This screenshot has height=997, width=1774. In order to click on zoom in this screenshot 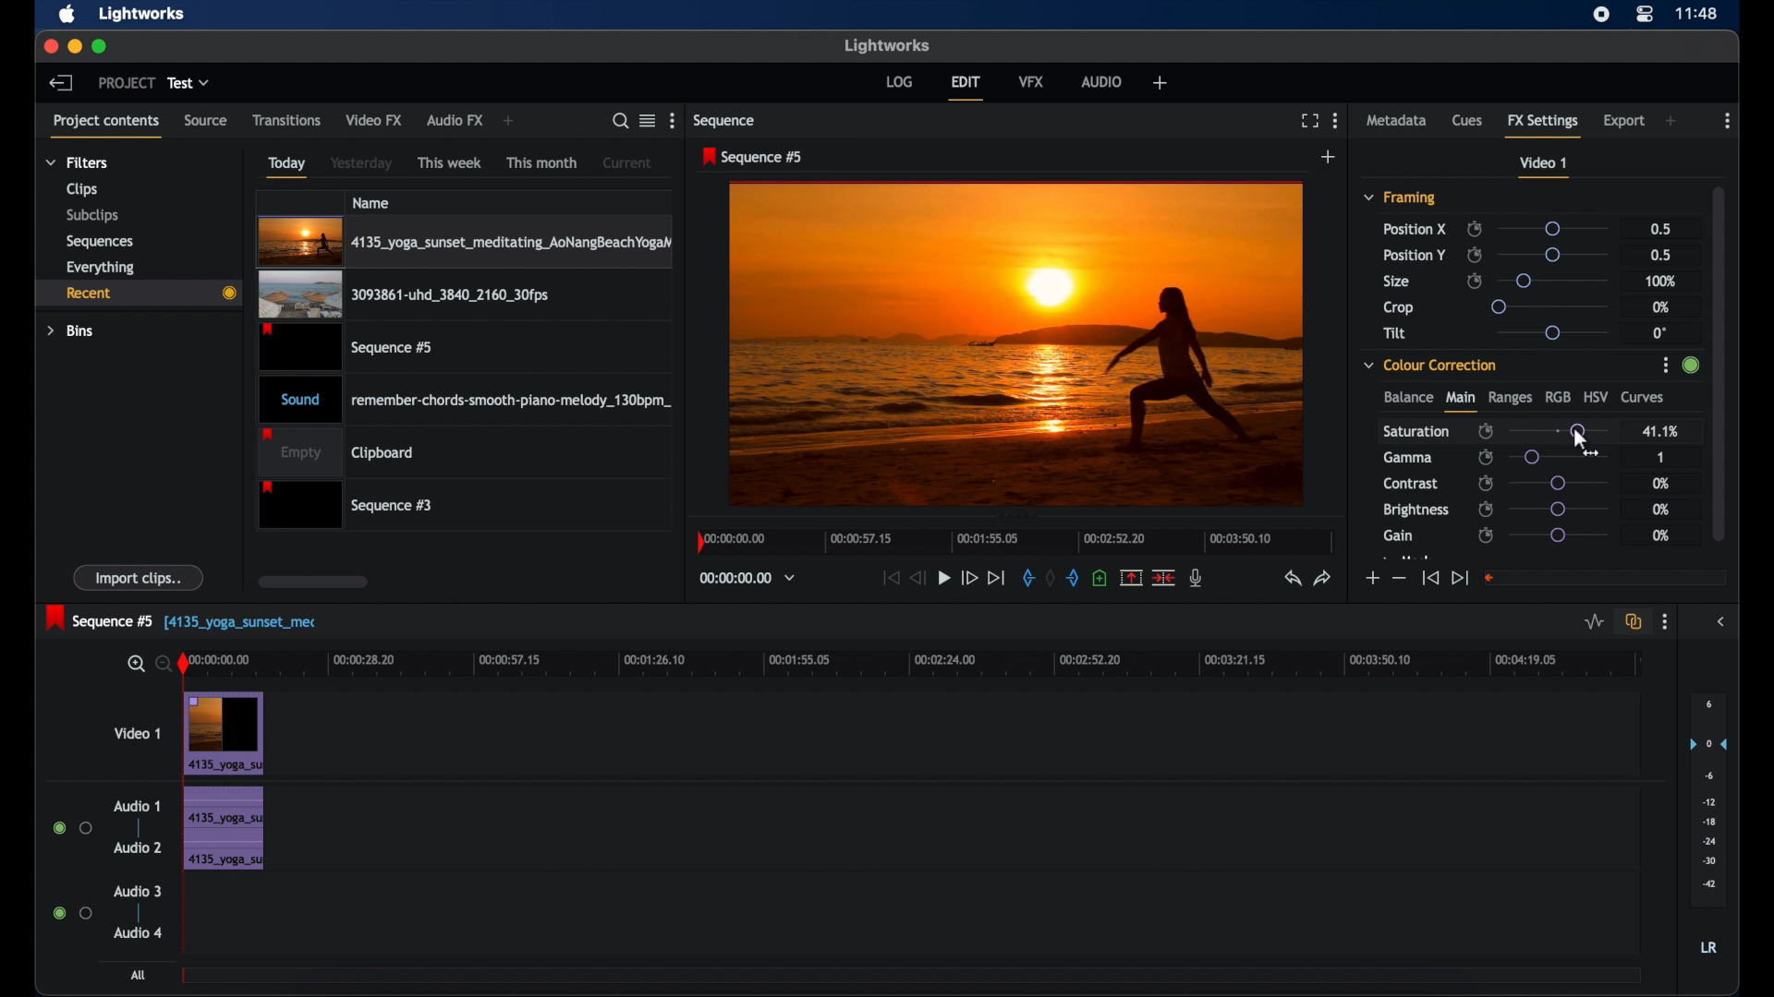, I will do `click(146, 663)`.